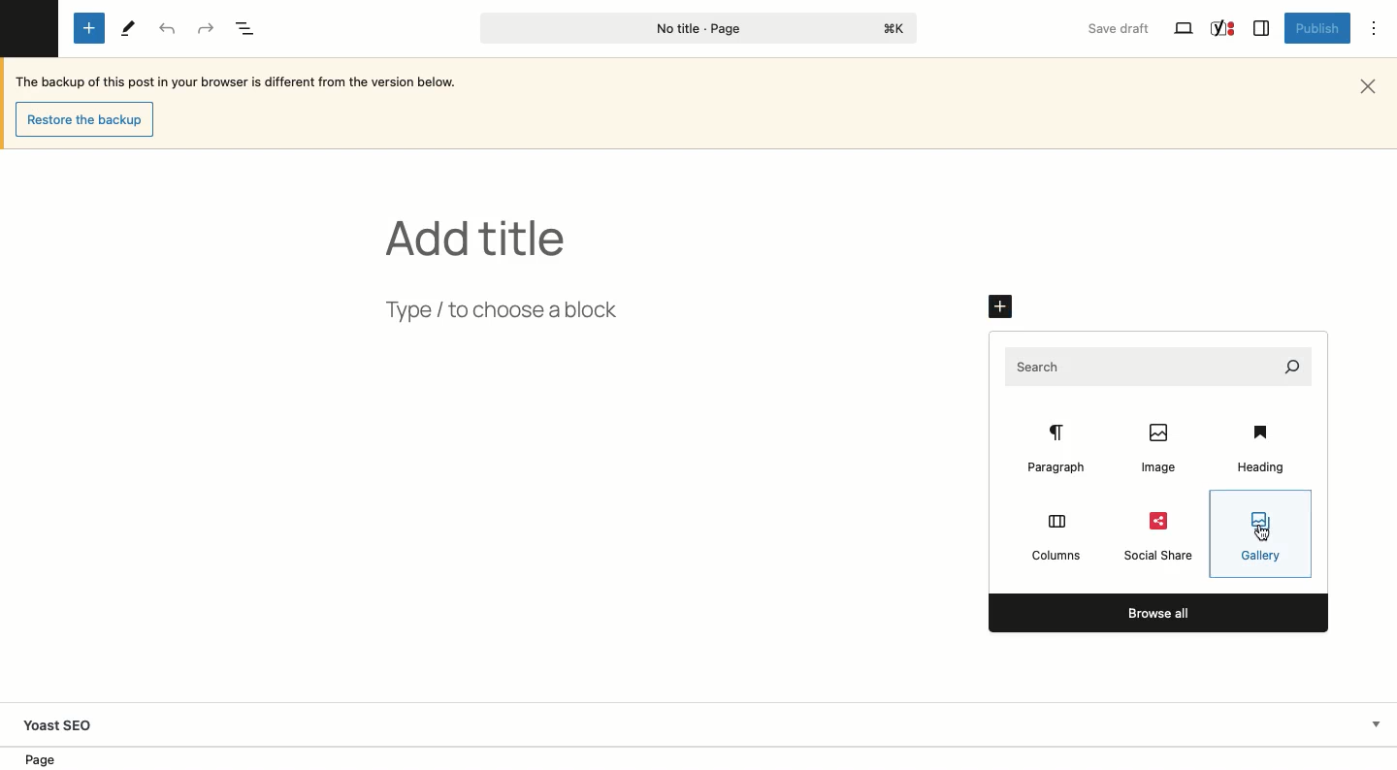 The height and width of the screenshot is (770, 1397). I want to click on Document overview, so click(248, 28).